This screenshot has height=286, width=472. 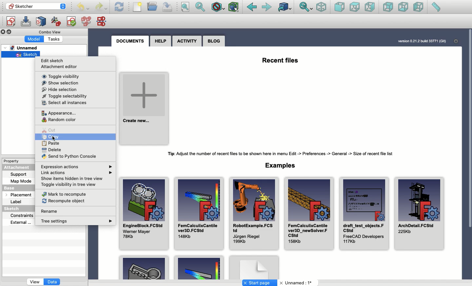 What do you see at coordinates (77, 167) in the screenshot?
I see `Expression actions ` at bounding box center [77, 167].